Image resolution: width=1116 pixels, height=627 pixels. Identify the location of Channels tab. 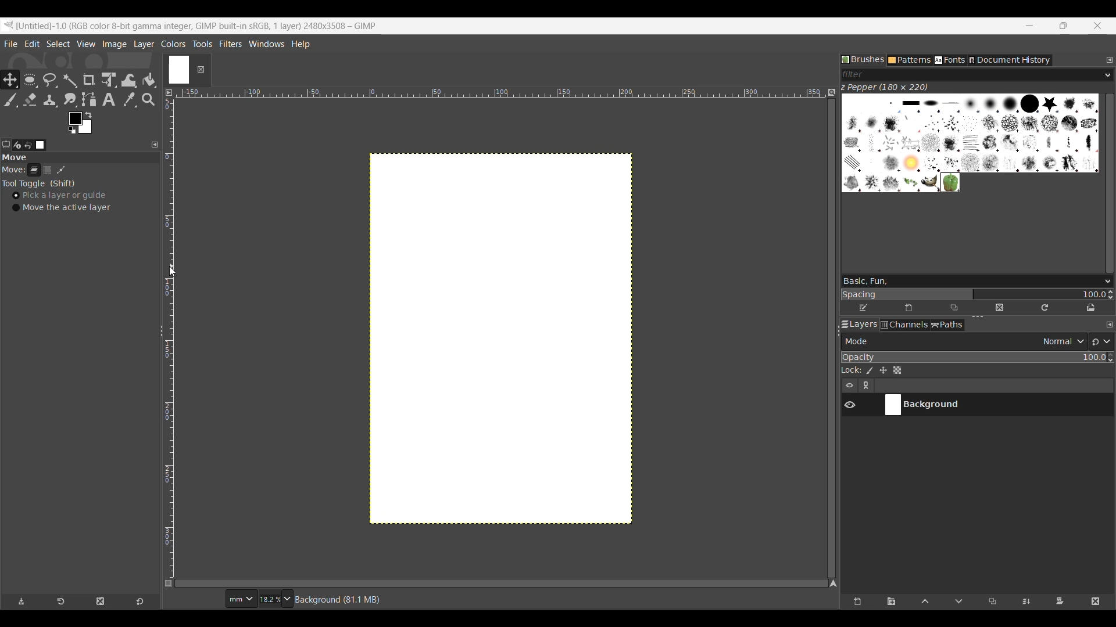
(904, 325).